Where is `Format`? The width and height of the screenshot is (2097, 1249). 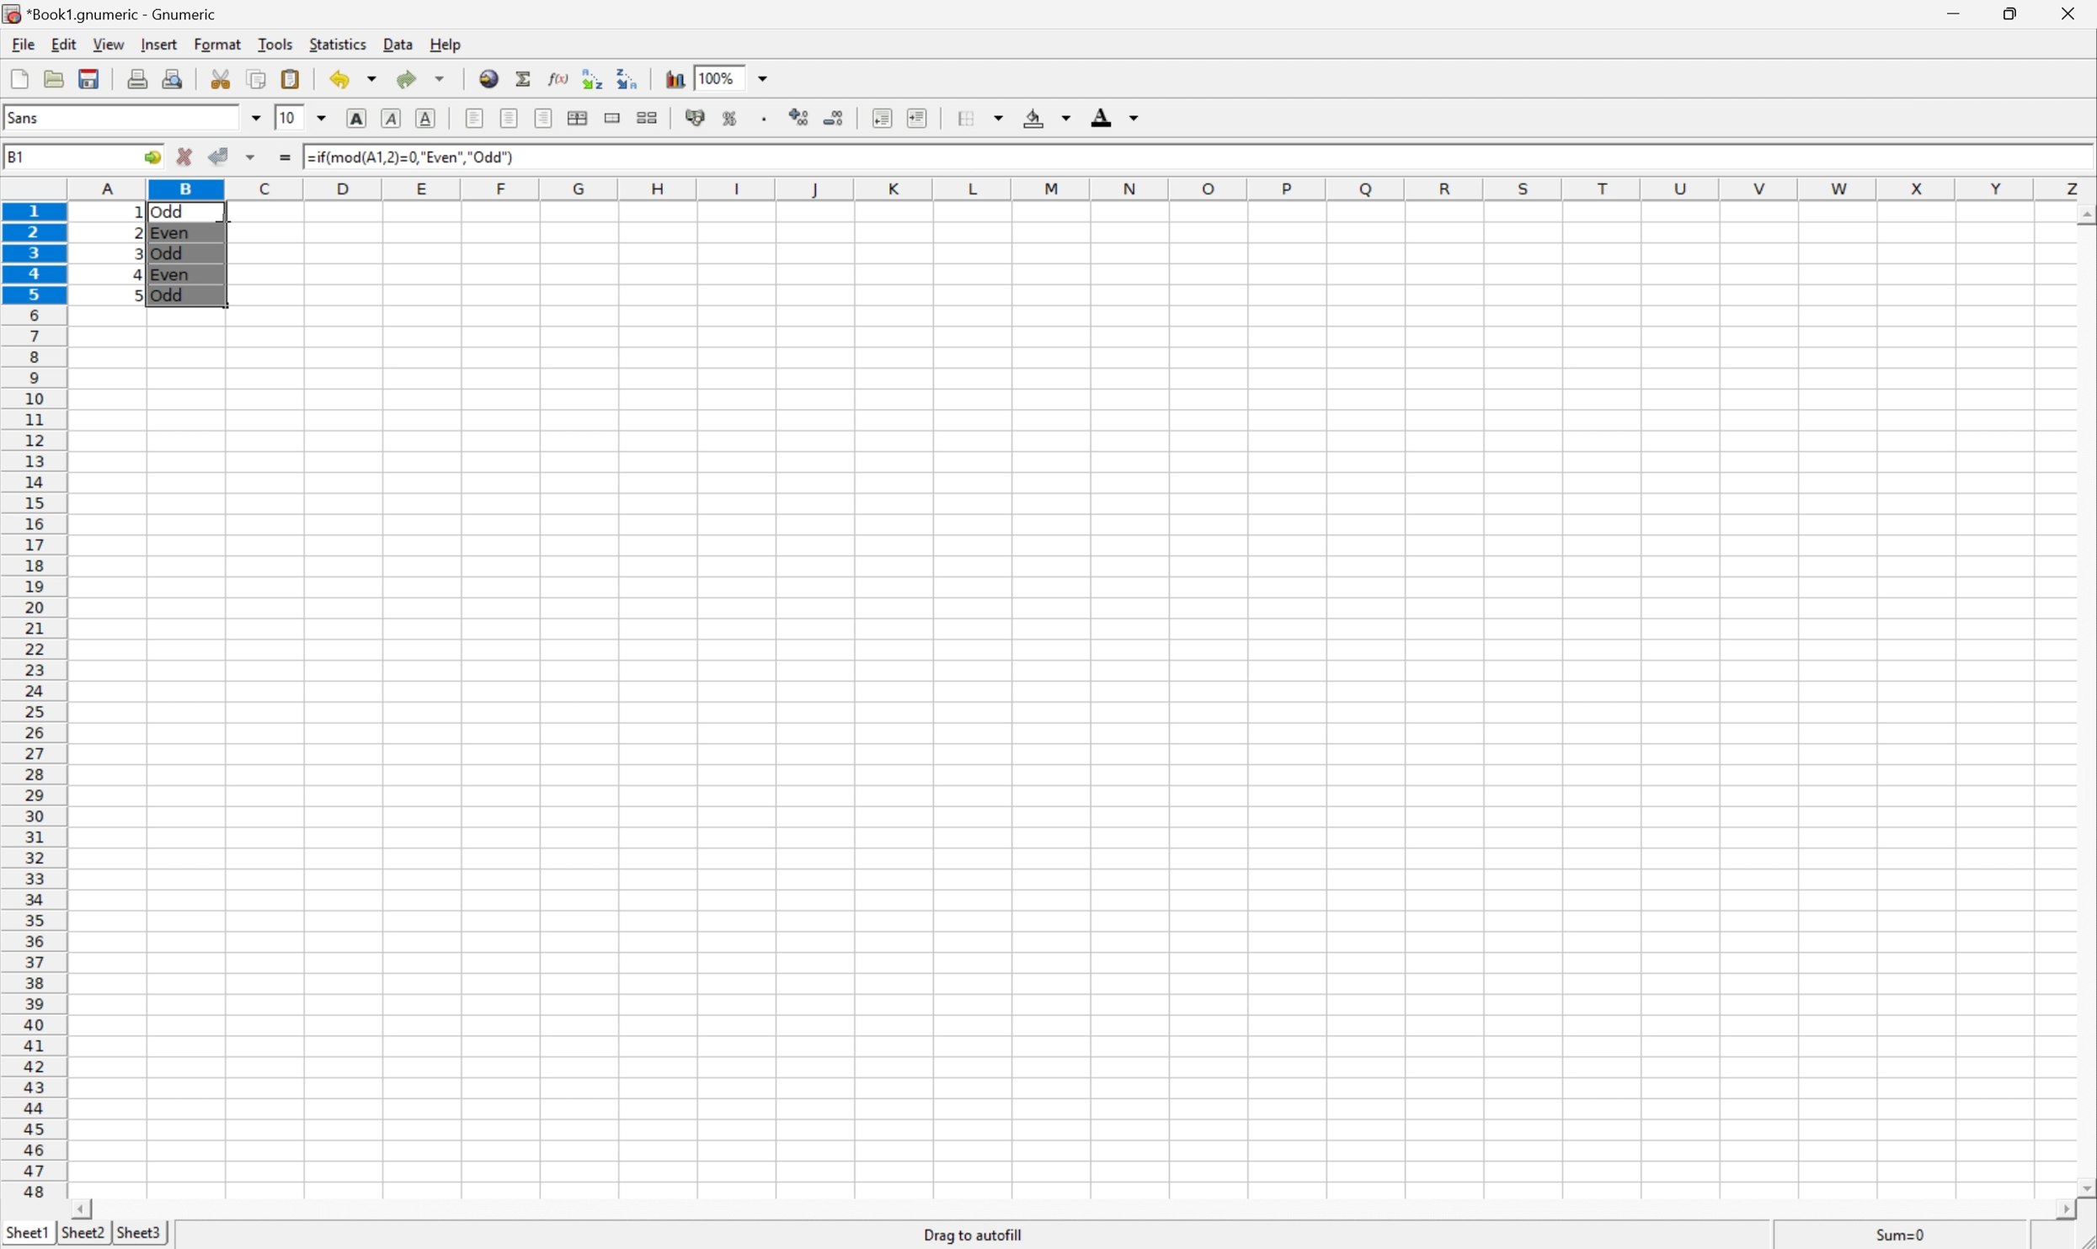
Format is located at coordinates (221, 45).